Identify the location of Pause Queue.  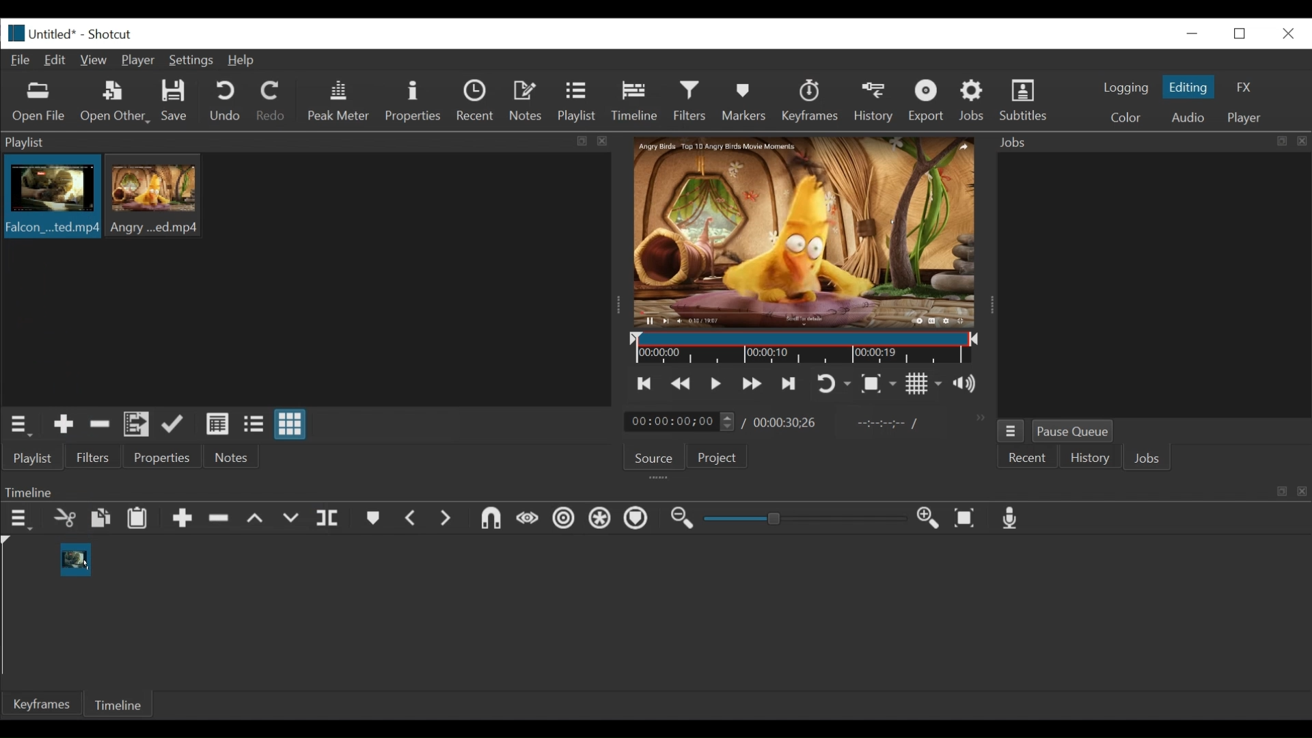
(1074, 434).